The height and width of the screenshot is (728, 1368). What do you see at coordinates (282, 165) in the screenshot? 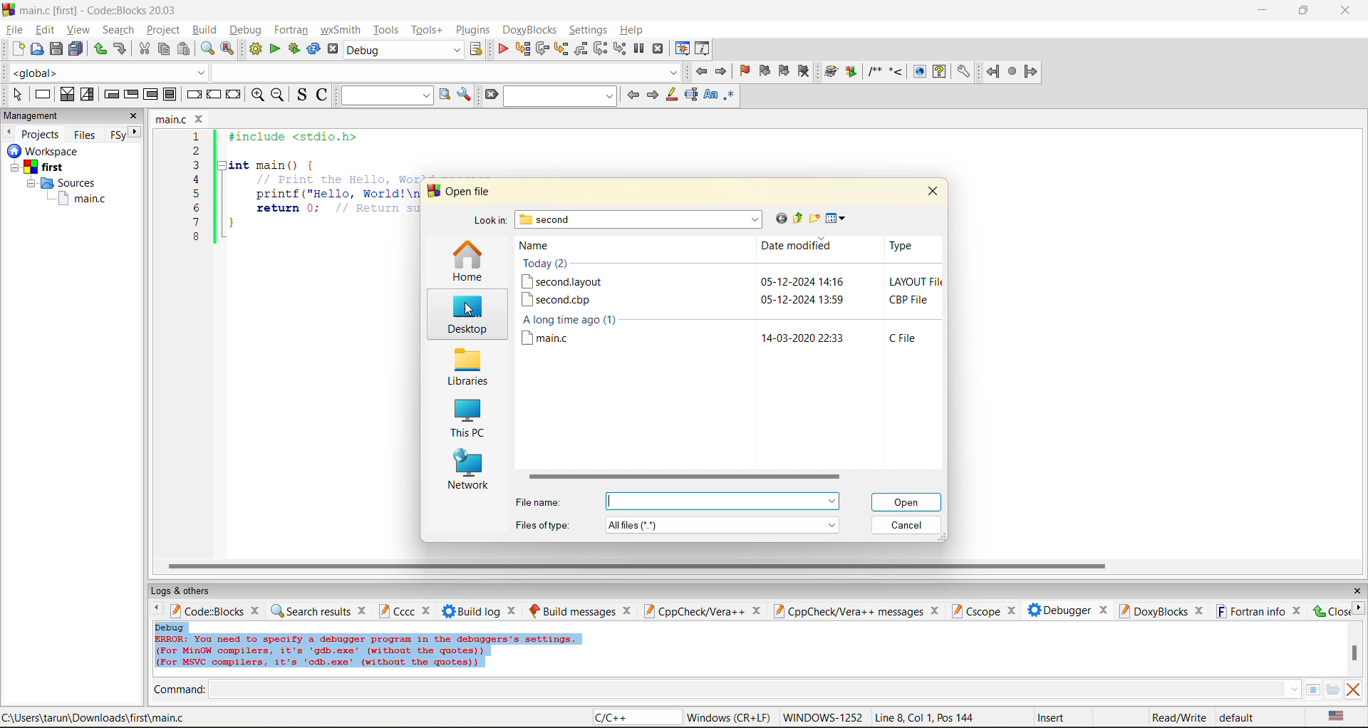
I see `int main(){` at bounding box center [282, 165].